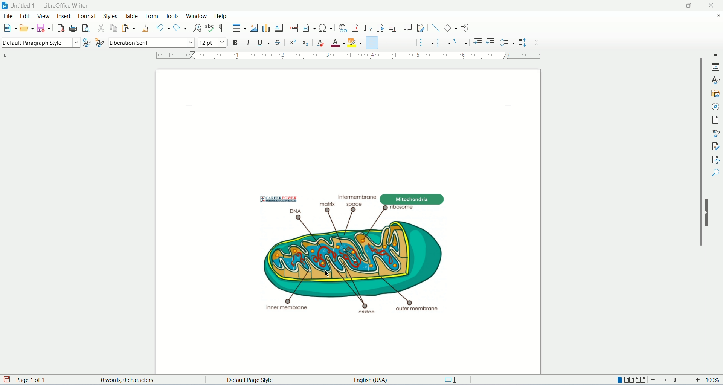  Describe the element at coordinates (146, 28) in the screenshot. I see `clone formatting` at that location.